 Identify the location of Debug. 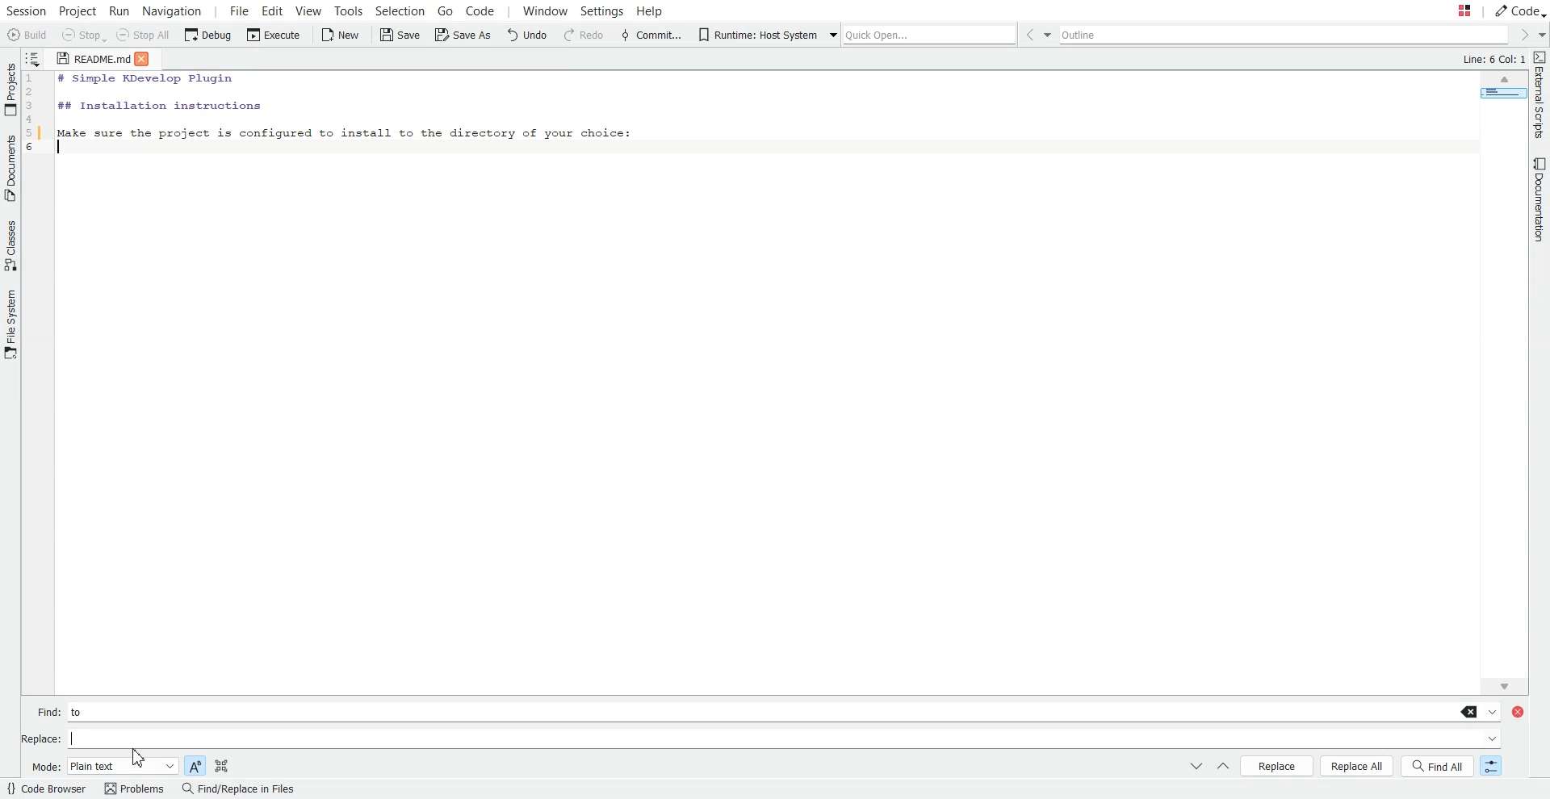
(208, 36).